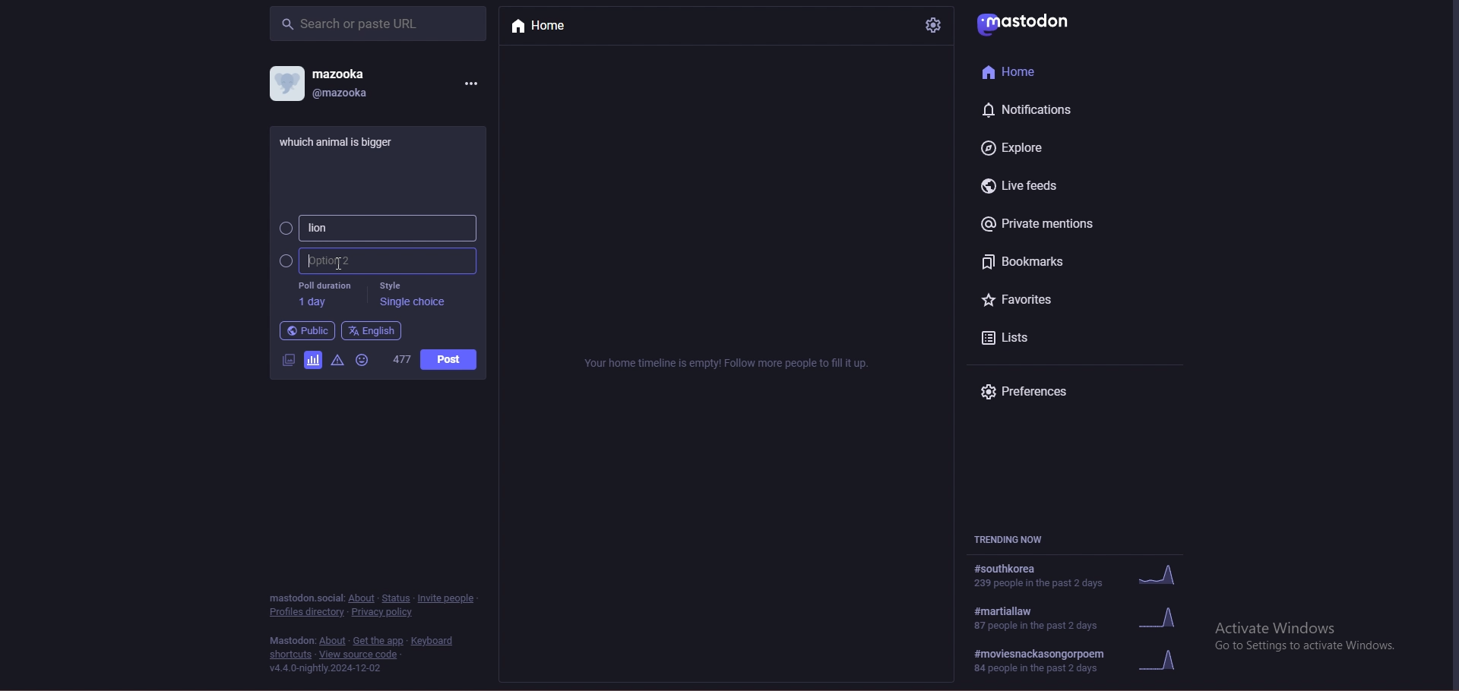 This screenshot has width=1459, height=691. Describe the element at coordinates (363, 655) in the screenshot. I see `View source code` at that location.